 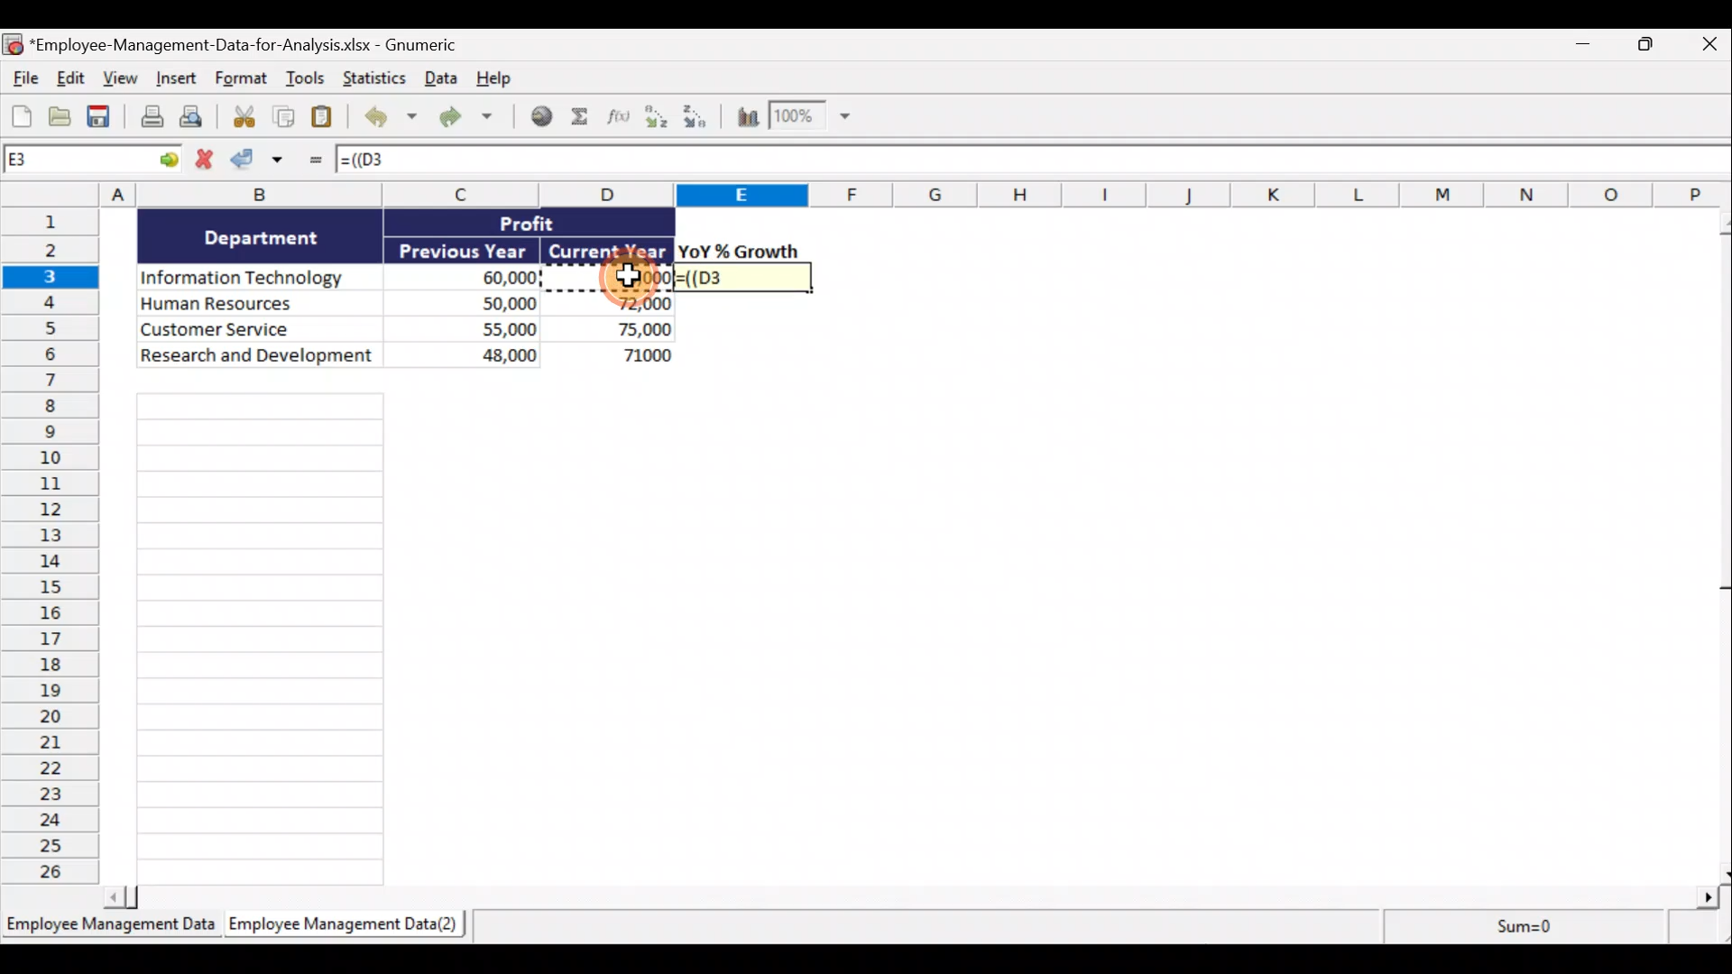 What do you see at coordinates (866, 195) in the screenshot?
I see `Columns` at bounding box center [866, 195].